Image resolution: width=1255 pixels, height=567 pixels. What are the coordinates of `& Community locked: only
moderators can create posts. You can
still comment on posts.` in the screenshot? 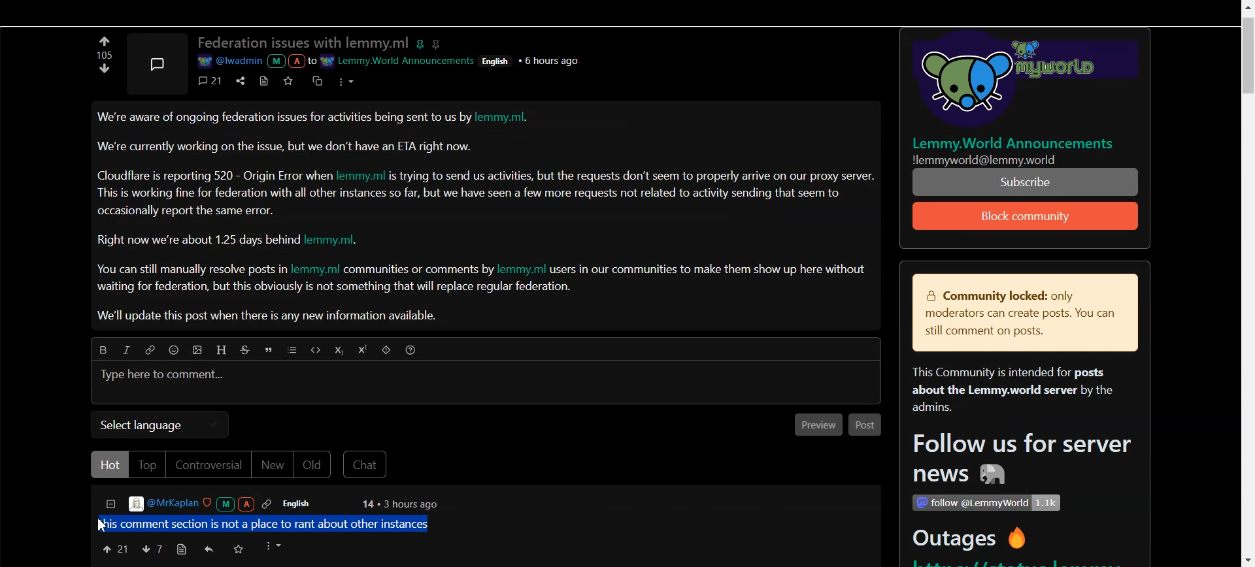 It's located at (1016, 314).